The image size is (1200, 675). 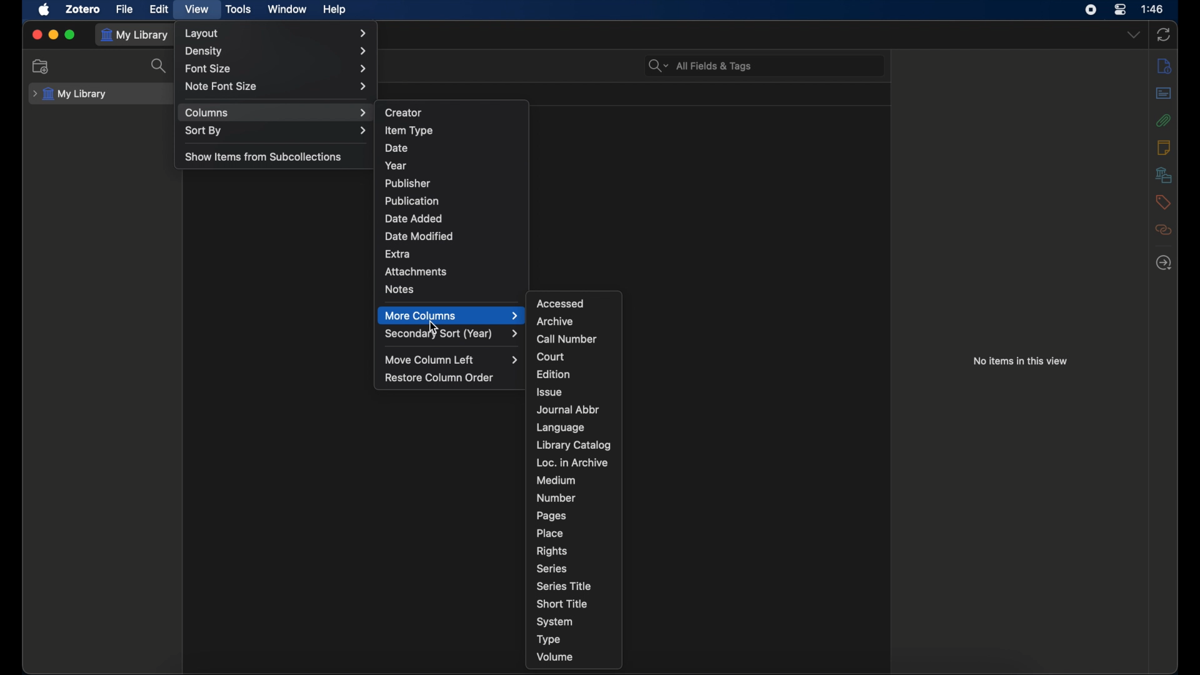 I want to click on volume, so click(x=555, y=657).